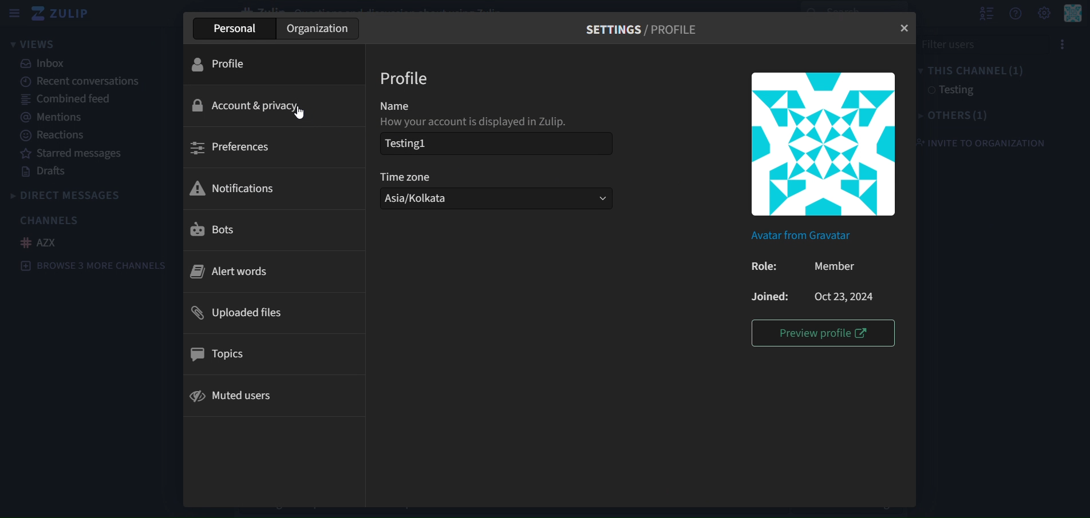  I want to click on Asia/Kolkata, so click(495, 198).